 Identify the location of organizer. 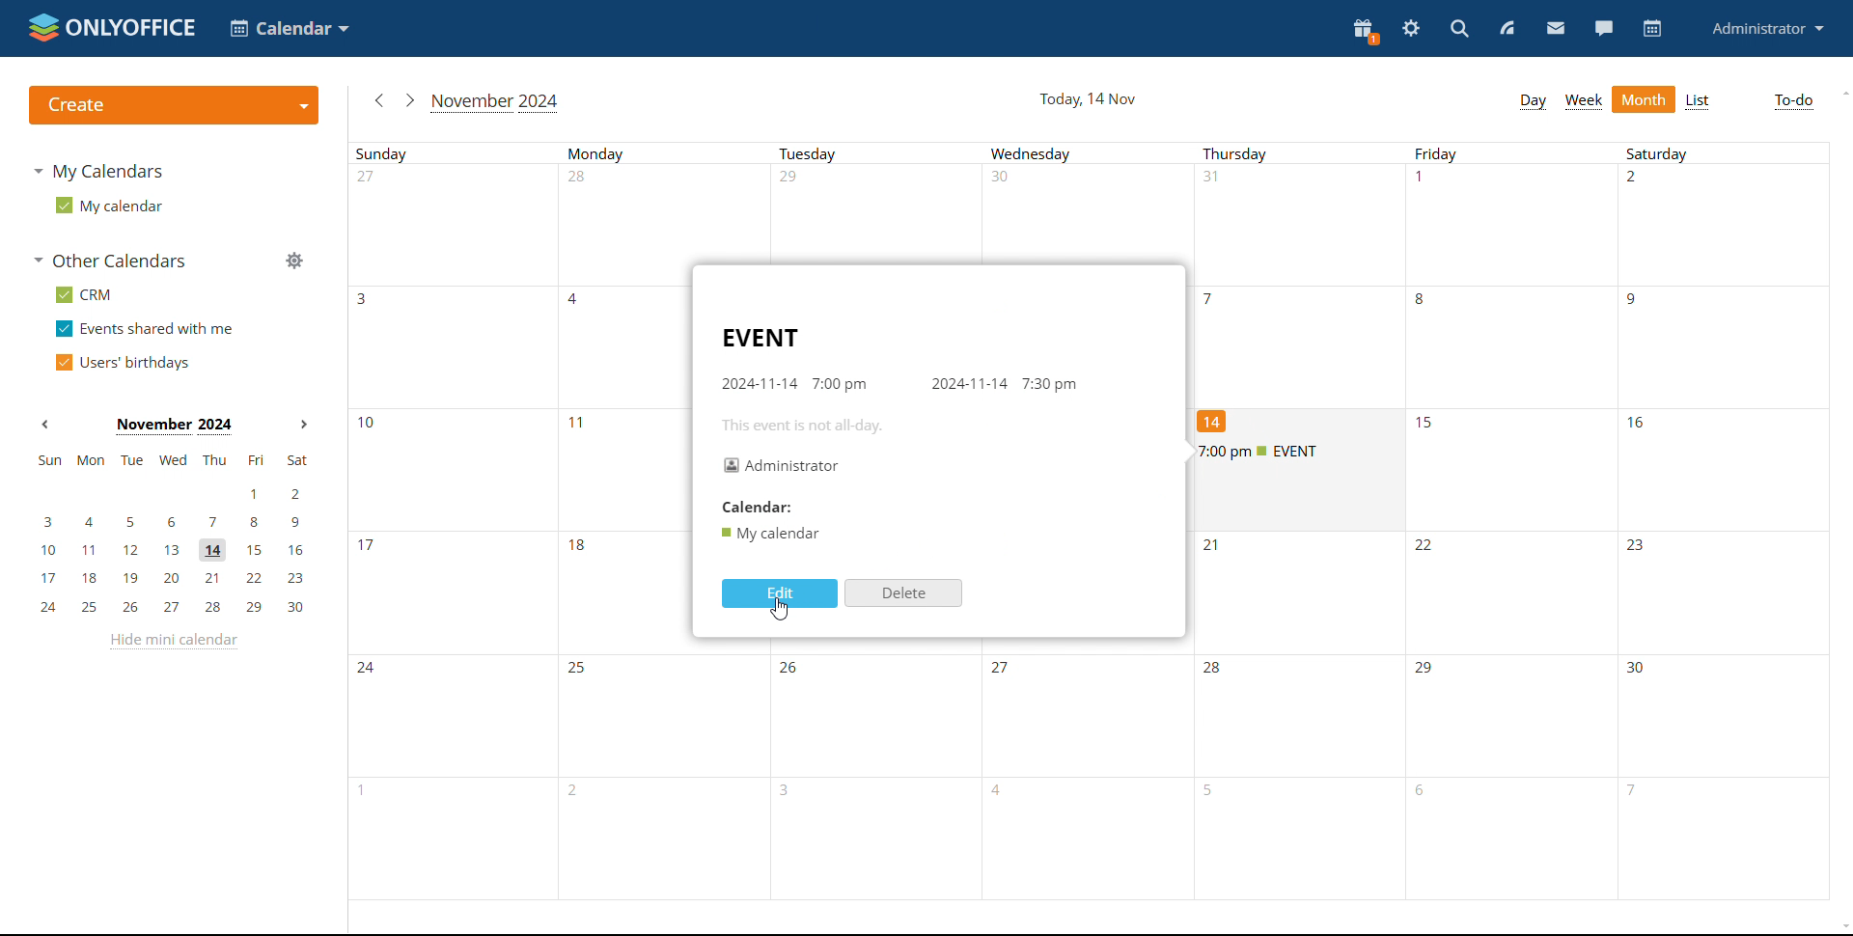
(780, 465).